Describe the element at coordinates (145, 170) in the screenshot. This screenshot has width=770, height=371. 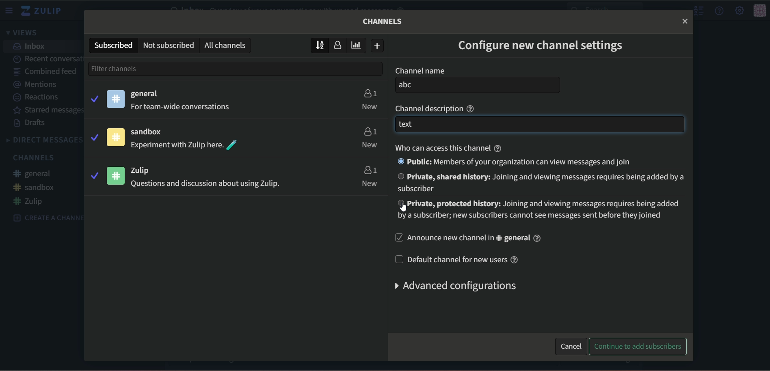
I see `zulip` at that location.